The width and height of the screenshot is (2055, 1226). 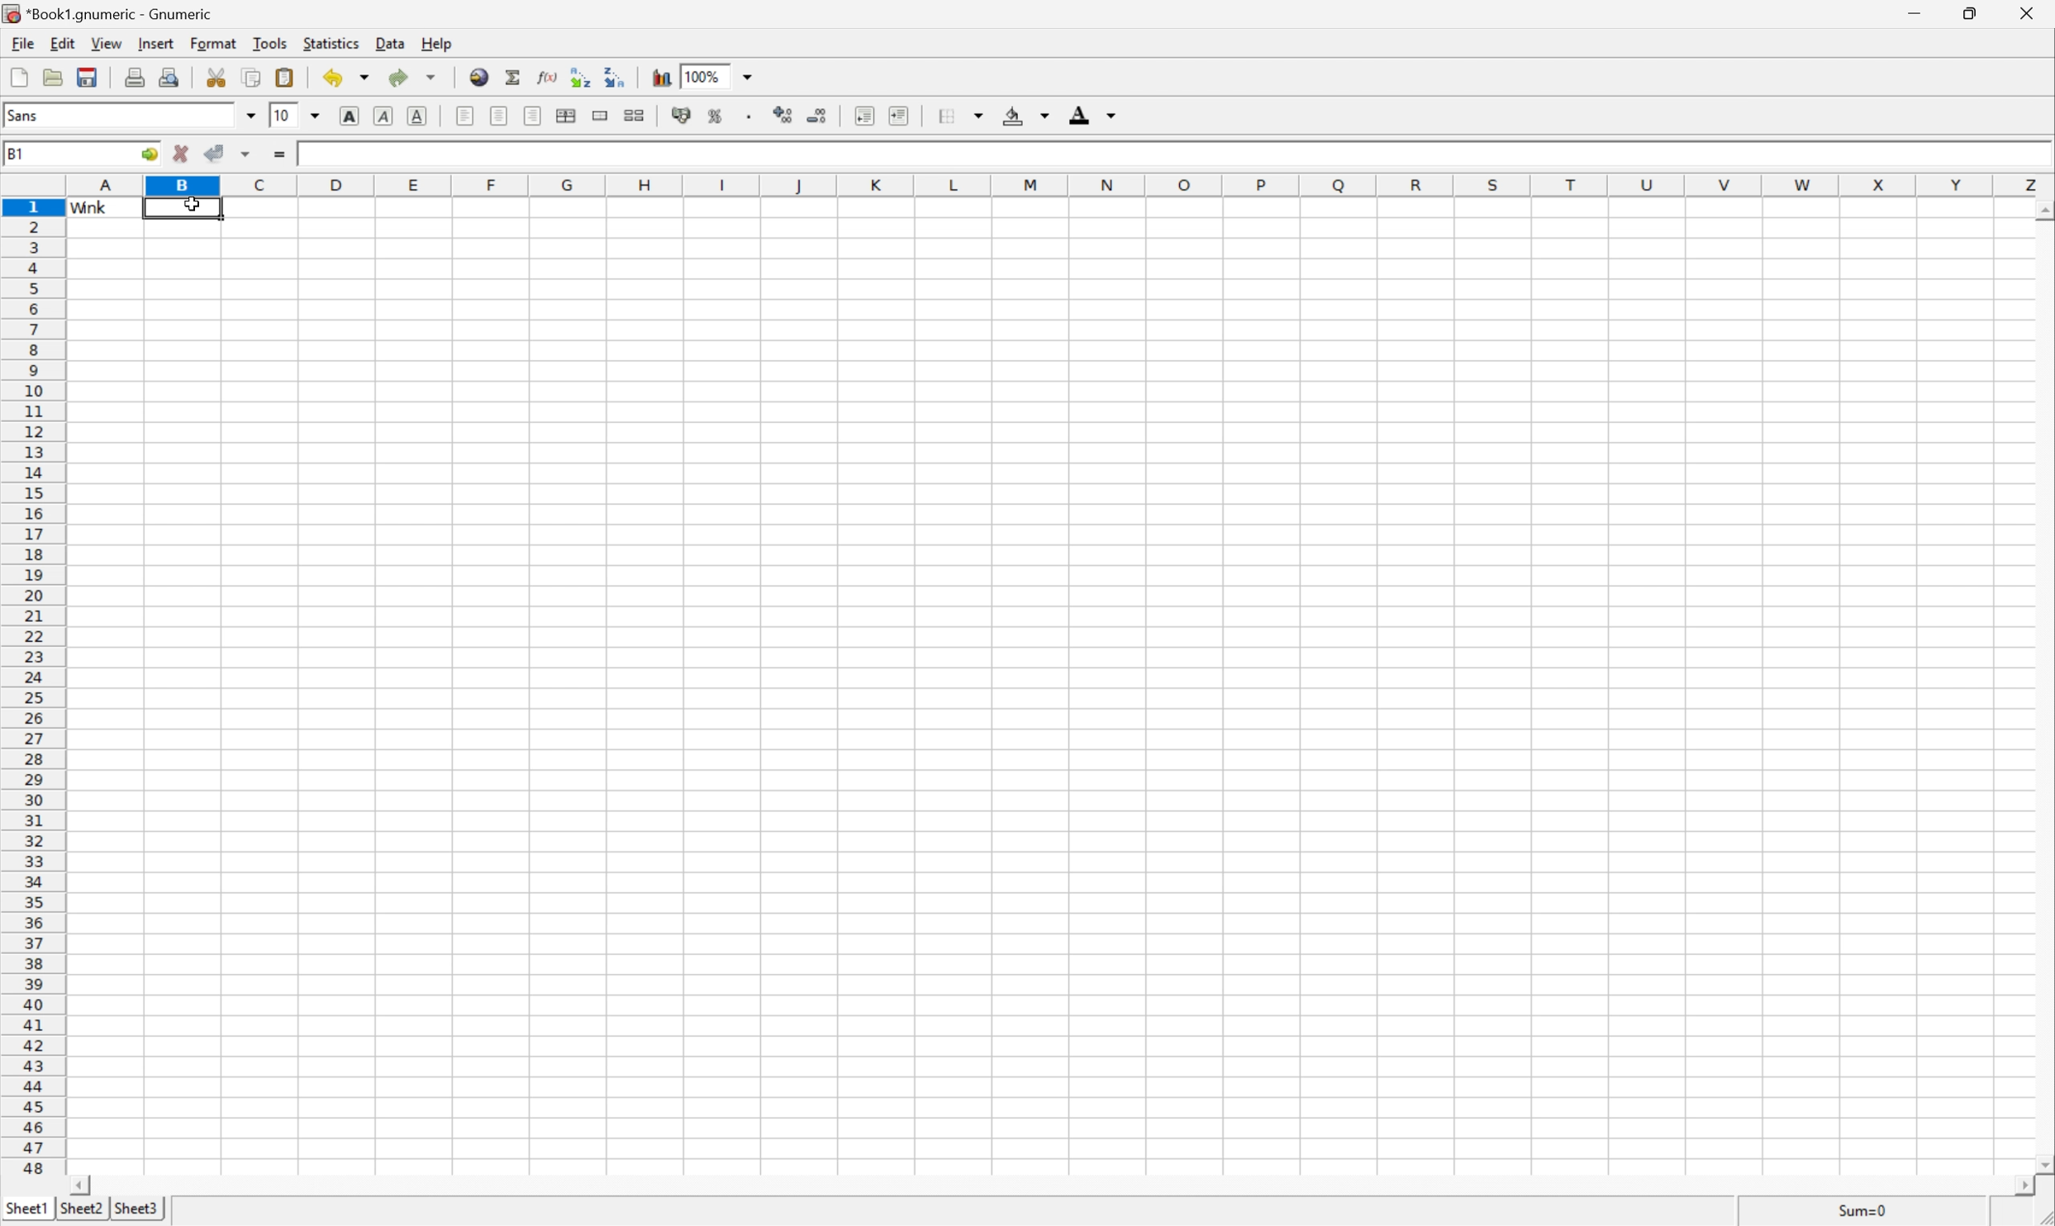 I want to click on insert hyperlink, so click(x=479, y=78).